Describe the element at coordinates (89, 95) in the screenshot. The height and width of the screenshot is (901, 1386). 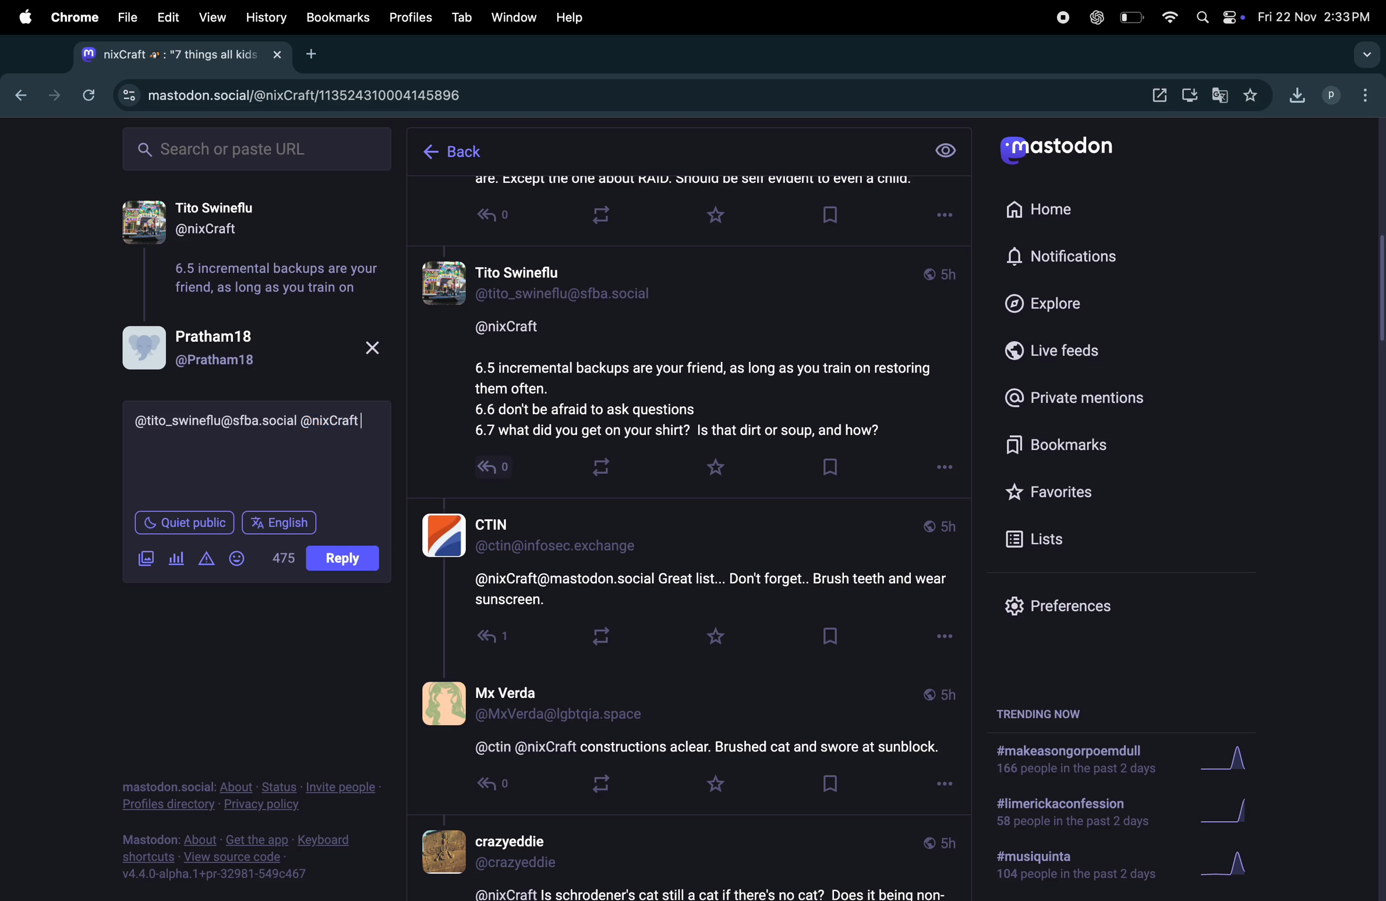
I see `refresh` at that location.